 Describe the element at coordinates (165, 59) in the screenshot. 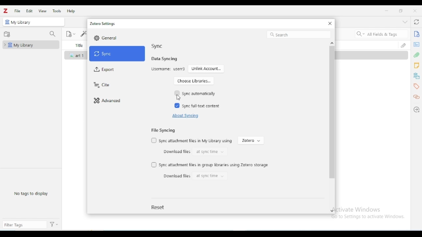

I see `data syncing` at that location.